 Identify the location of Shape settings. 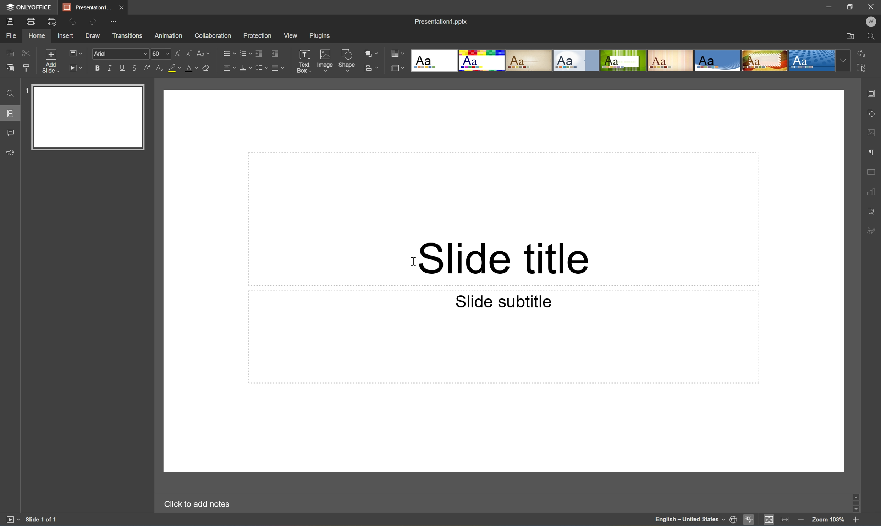
(871, 112).